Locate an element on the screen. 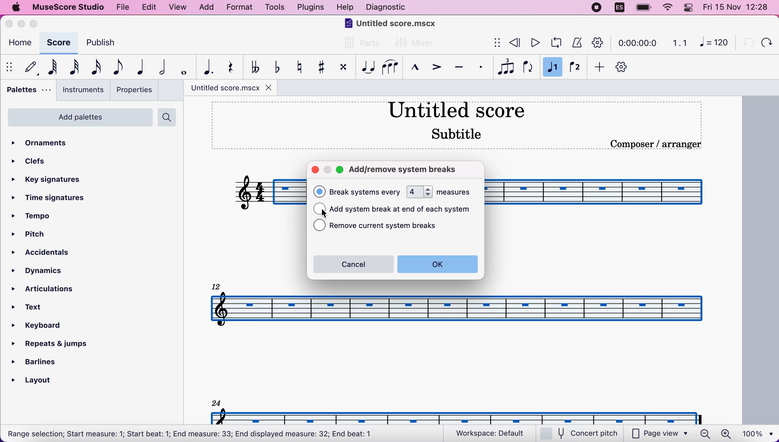  ornaments is located at coordinates (50, 143).